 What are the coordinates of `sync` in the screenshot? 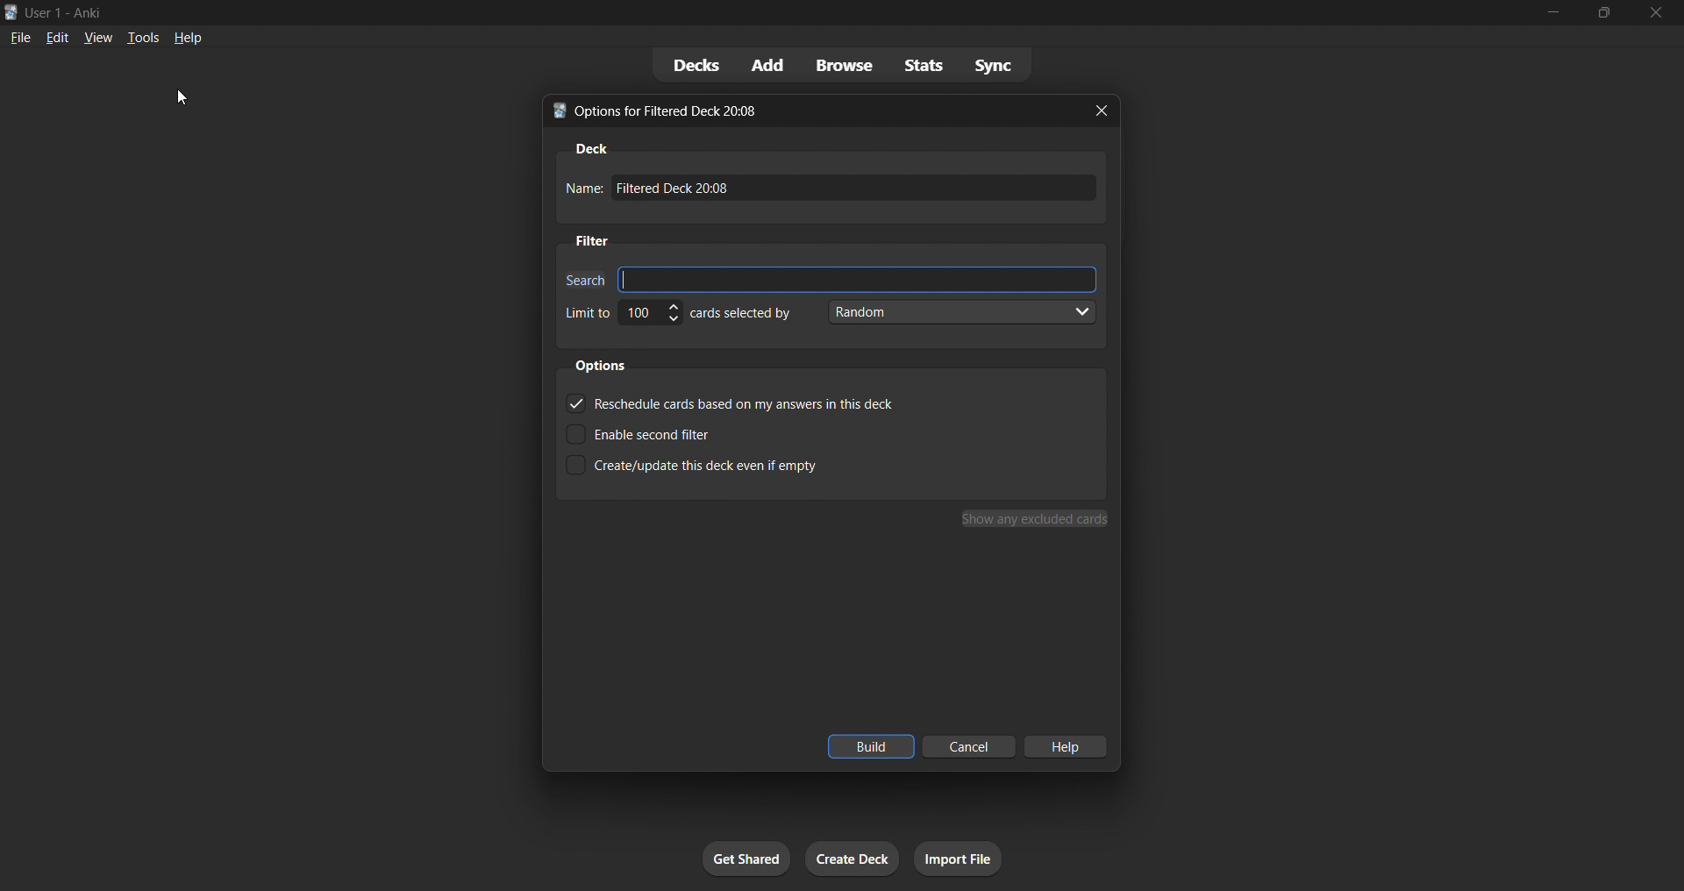 It's located at (996, 65).